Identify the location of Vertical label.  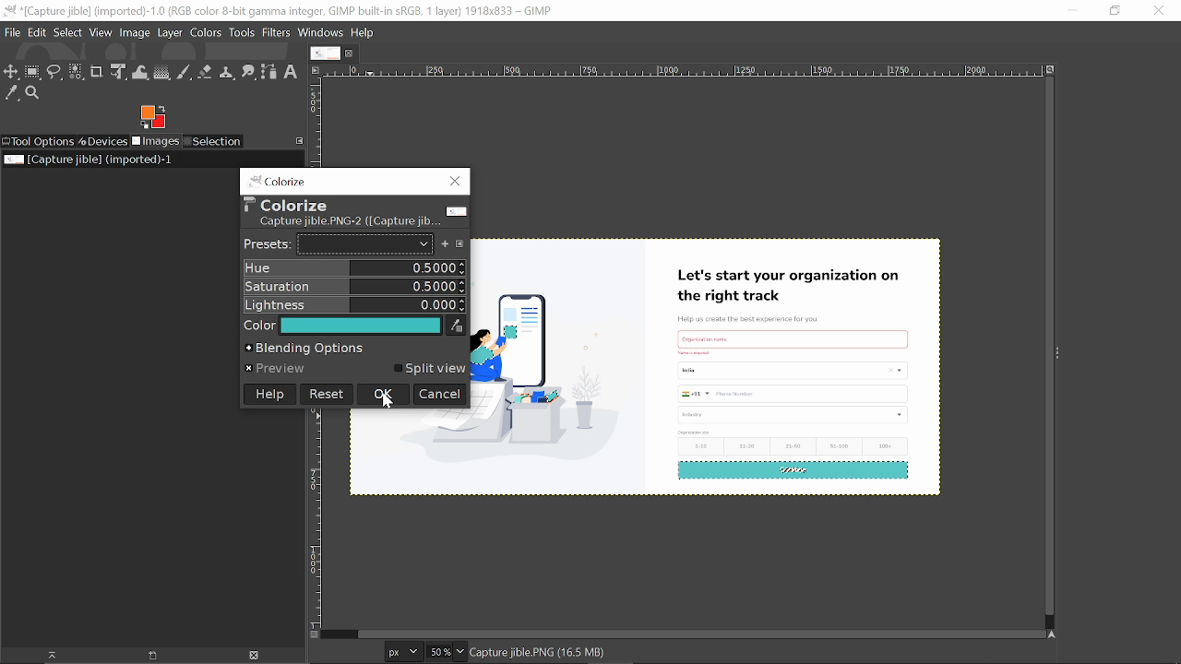
(319, 516).